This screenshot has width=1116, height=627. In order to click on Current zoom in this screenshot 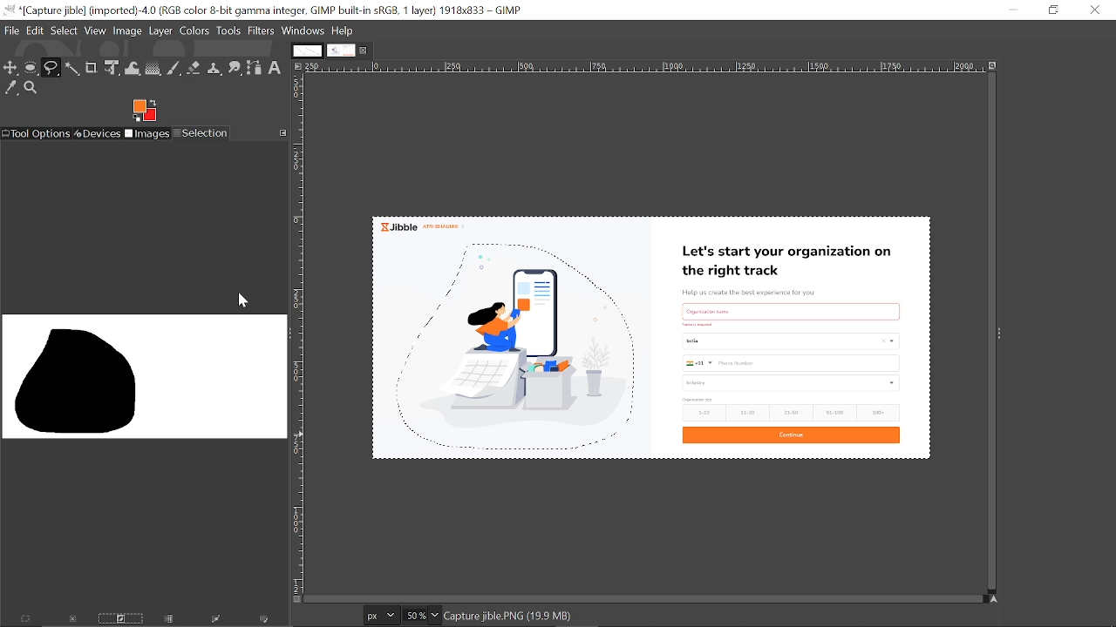, I will do `click(413, 616)`.